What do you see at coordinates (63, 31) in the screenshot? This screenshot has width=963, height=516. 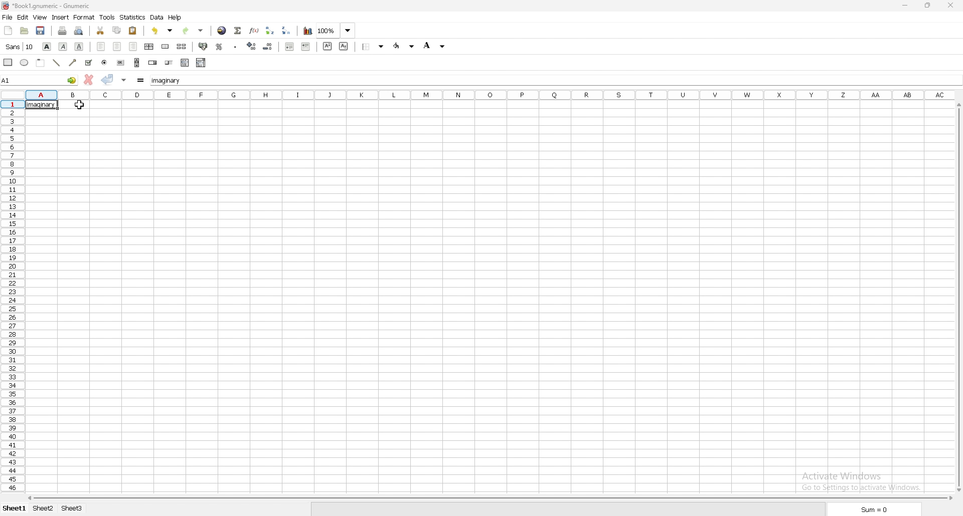 I see `print` at bounding box center [63, 31].